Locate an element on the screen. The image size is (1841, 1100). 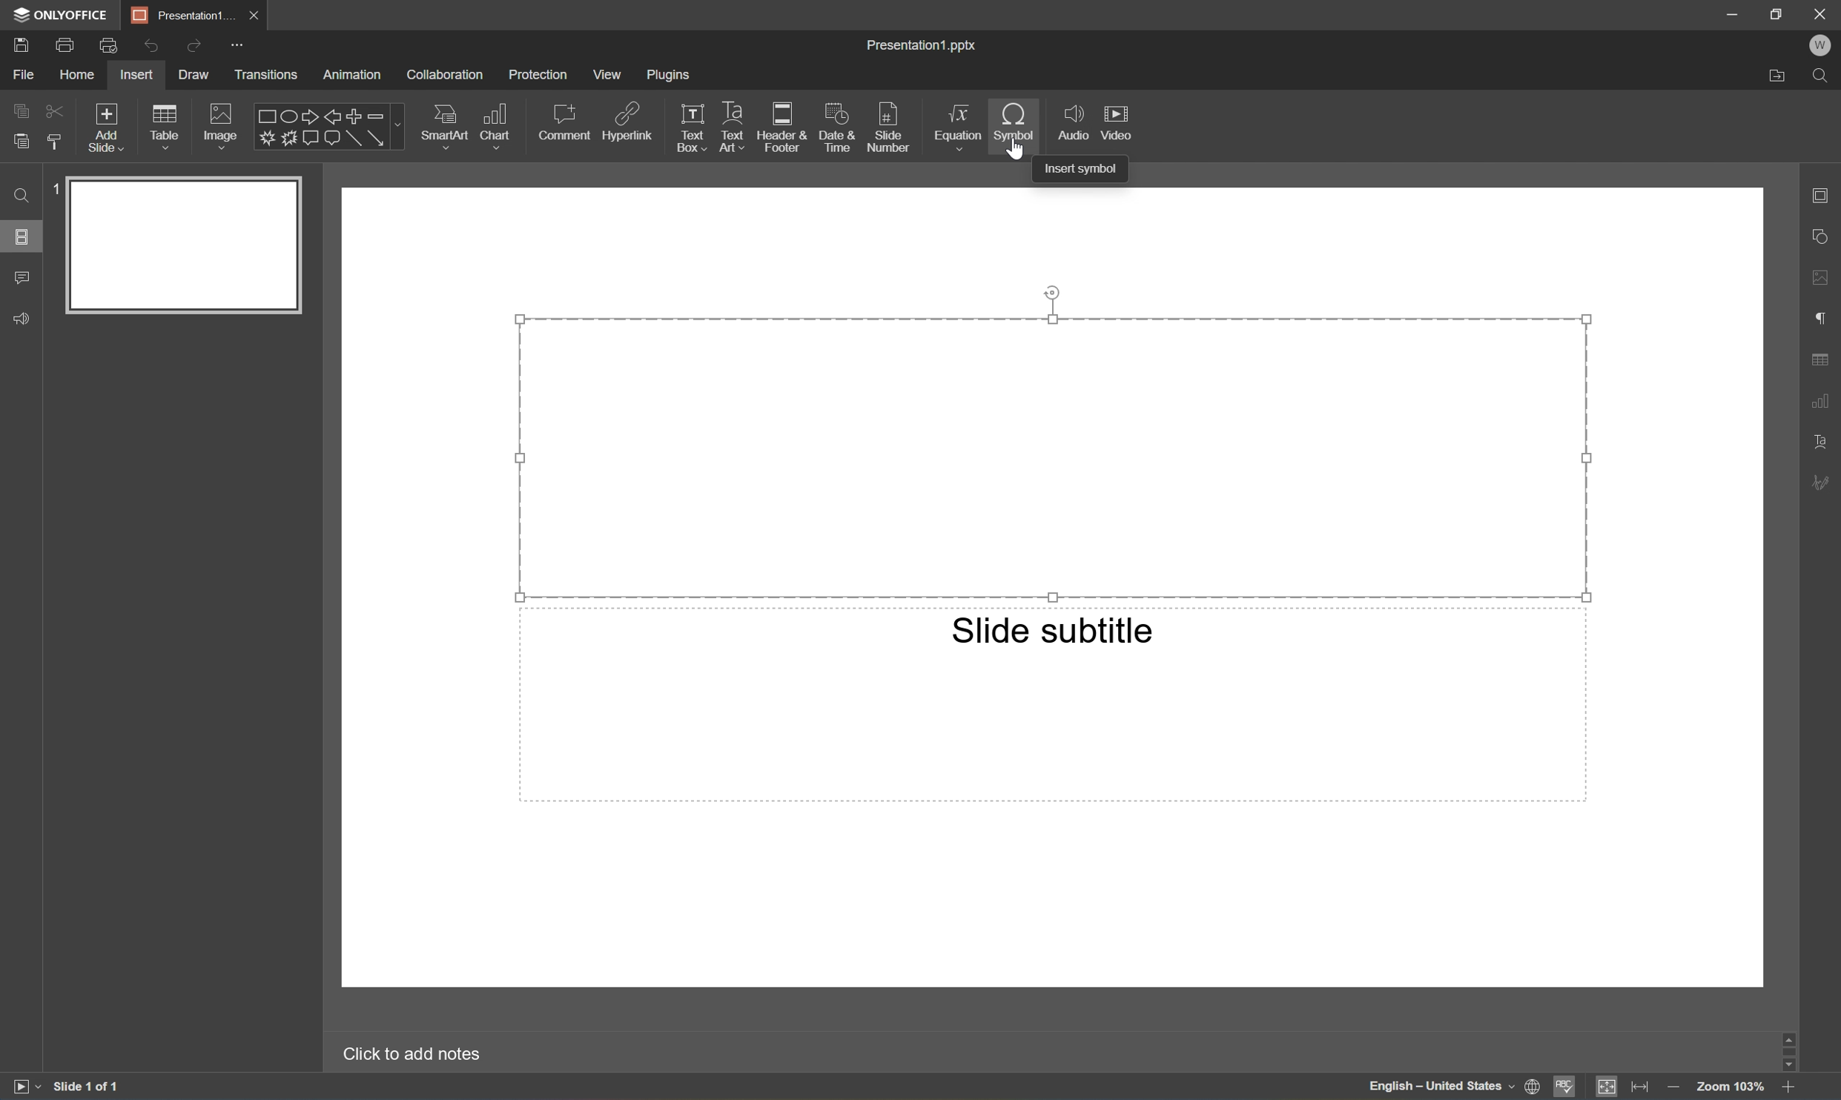
Equation is located at coordinates (956, 128).